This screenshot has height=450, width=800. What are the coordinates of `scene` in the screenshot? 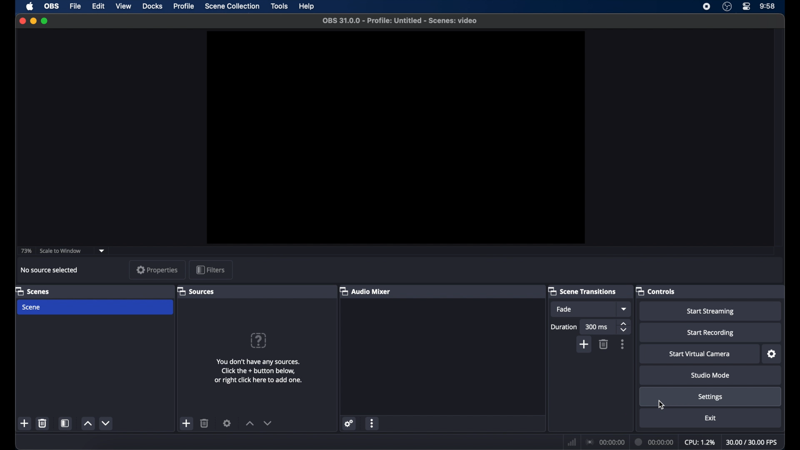 It's located at (32, 307).